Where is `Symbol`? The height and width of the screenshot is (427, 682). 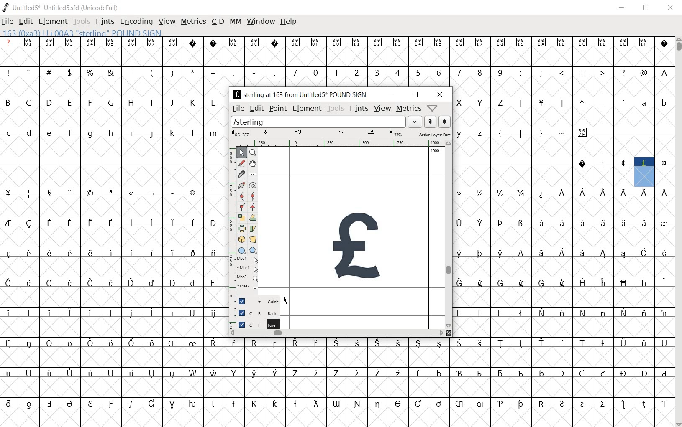
Symbol is located at coordinates (603, 374).